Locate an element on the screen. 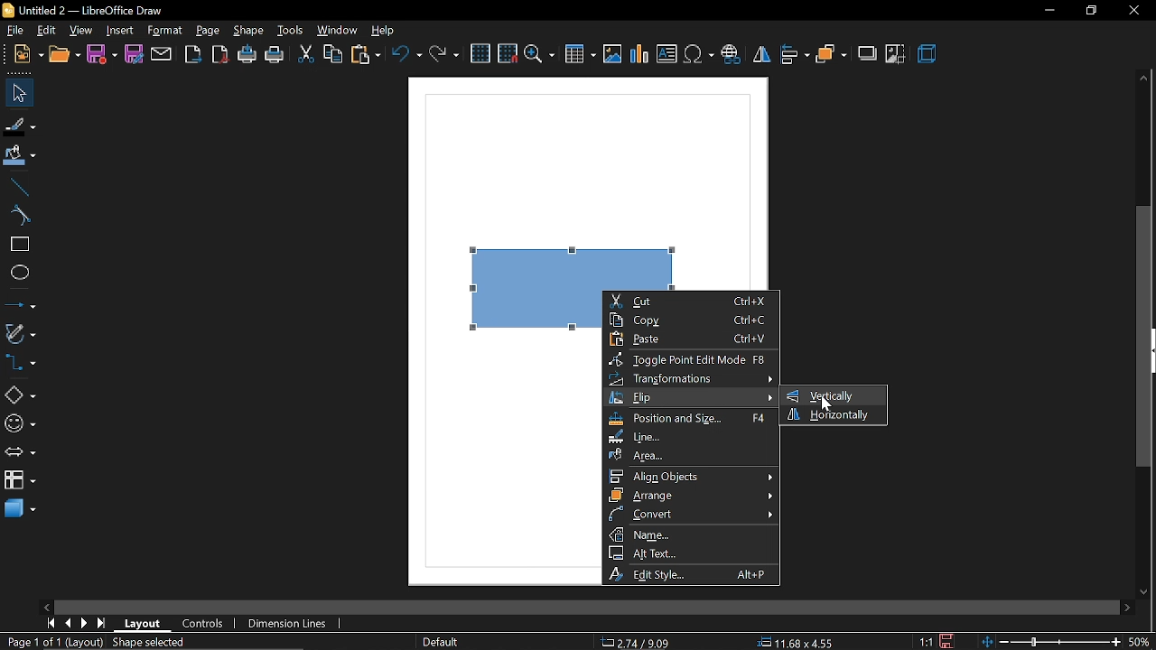 The height and width of the screenshot is (650, 1156). cut is located at coordinates (305, 55).